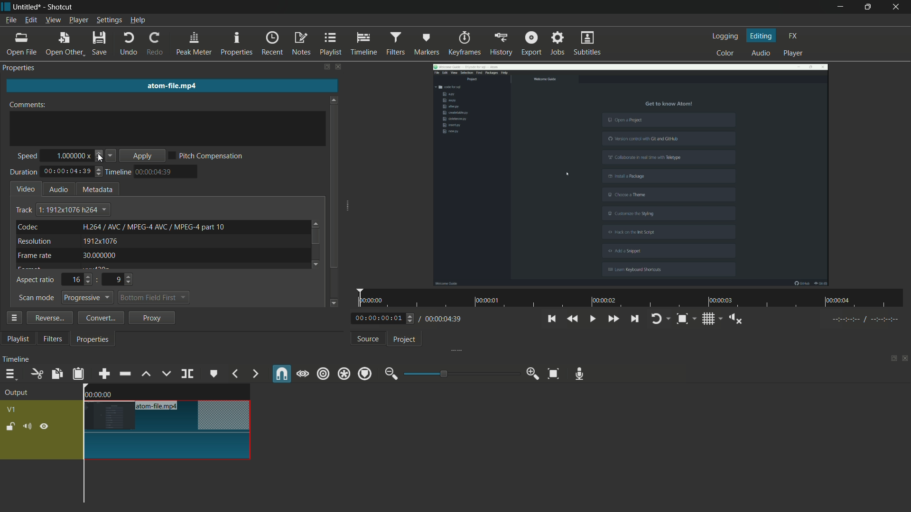 Image resolution: width=911 pixels, height=512 pixels. What do you see at coordinates (188, 374) in the screenshot?
I see `split at playhead` at bounding box center [188, 374].